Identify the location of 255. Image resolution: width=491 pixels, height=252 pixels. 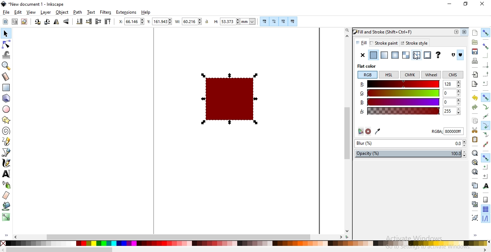
(451, 111).